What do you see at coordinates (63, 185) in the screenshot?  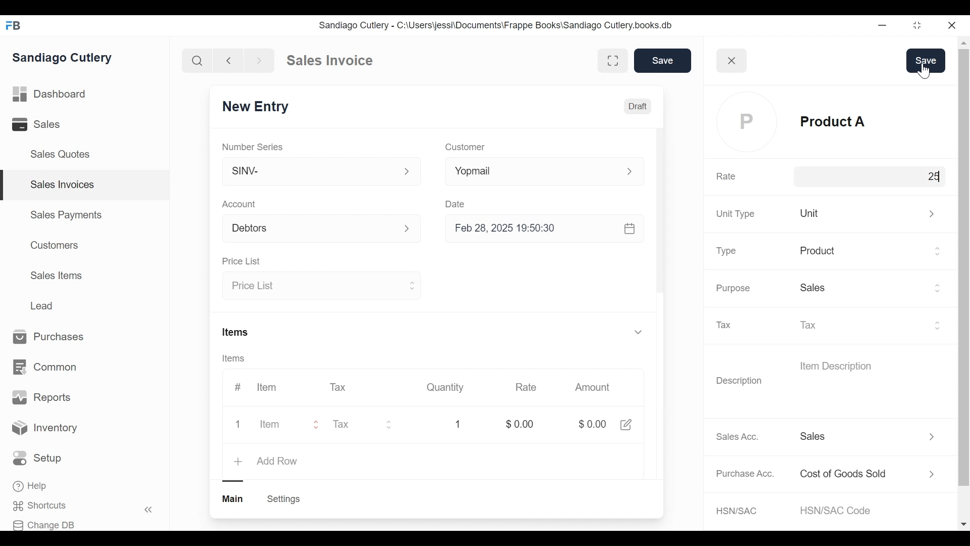 I see `Sales Invoices` at bounding box center [63, 185].